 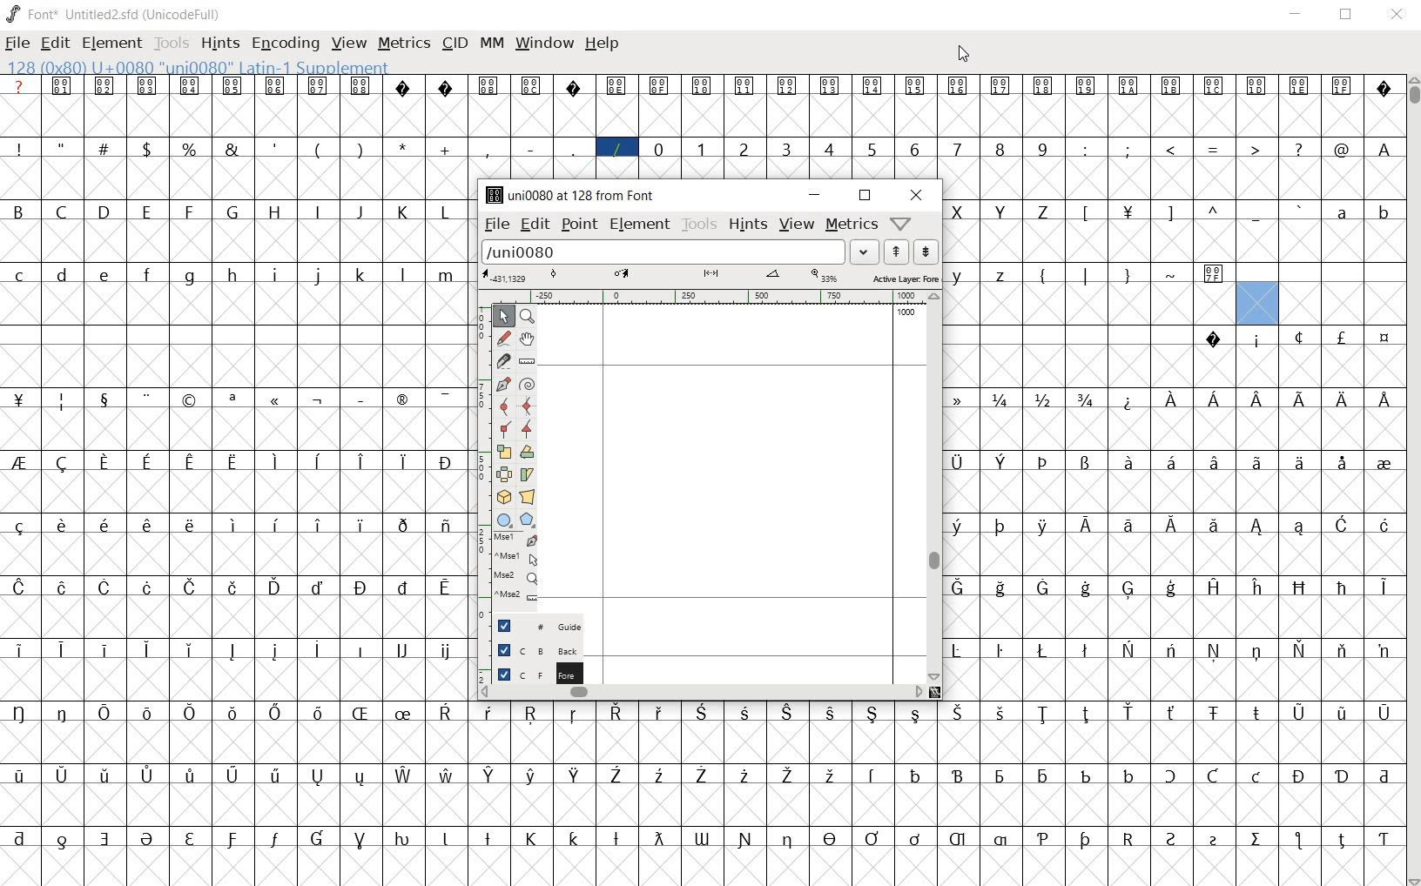 What do you see at coordinates (934, 487) in the screenshot?
I see `scrollbar` at bounding box center [934, 487].